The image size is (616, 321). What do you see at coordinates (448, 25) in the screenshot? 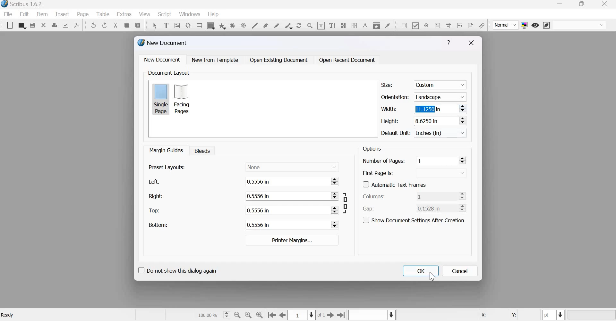
I see `PDF combo box` at bounding box center [448, 25].